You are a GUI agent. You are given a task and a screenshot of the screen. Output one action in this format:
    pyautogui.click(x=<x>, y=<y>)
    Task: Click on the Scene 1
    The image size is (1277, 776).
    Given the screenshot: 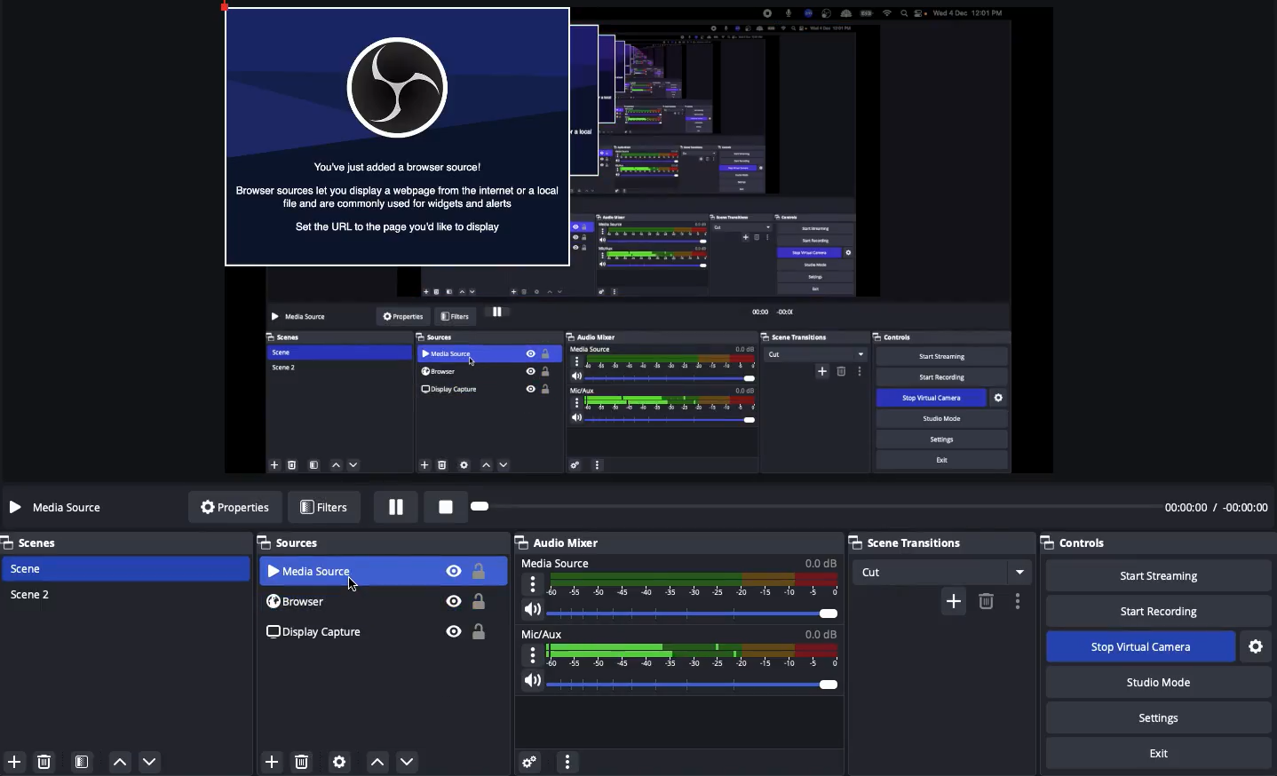 What is the action you would take?
    pyautogui.click(x=27, y=569)
    